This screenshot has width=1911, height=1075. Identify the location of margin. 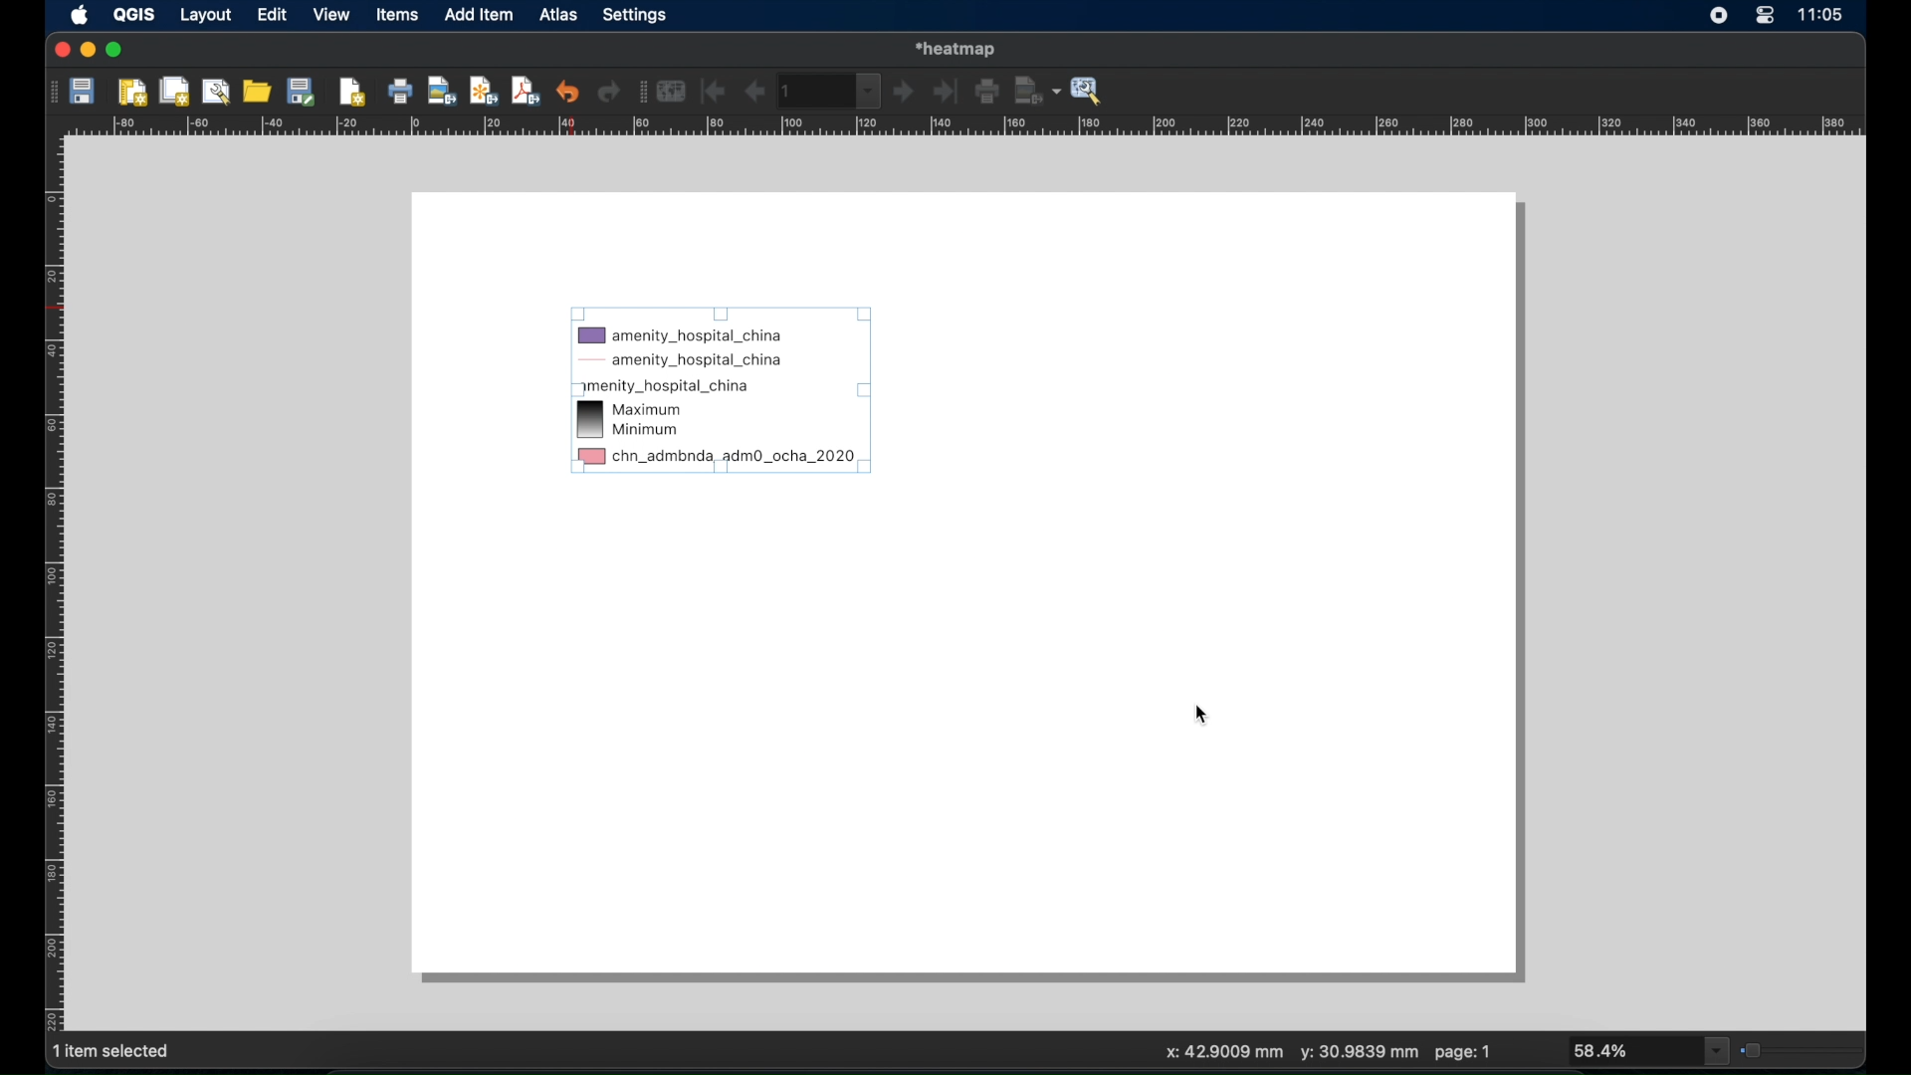
(43, 584).